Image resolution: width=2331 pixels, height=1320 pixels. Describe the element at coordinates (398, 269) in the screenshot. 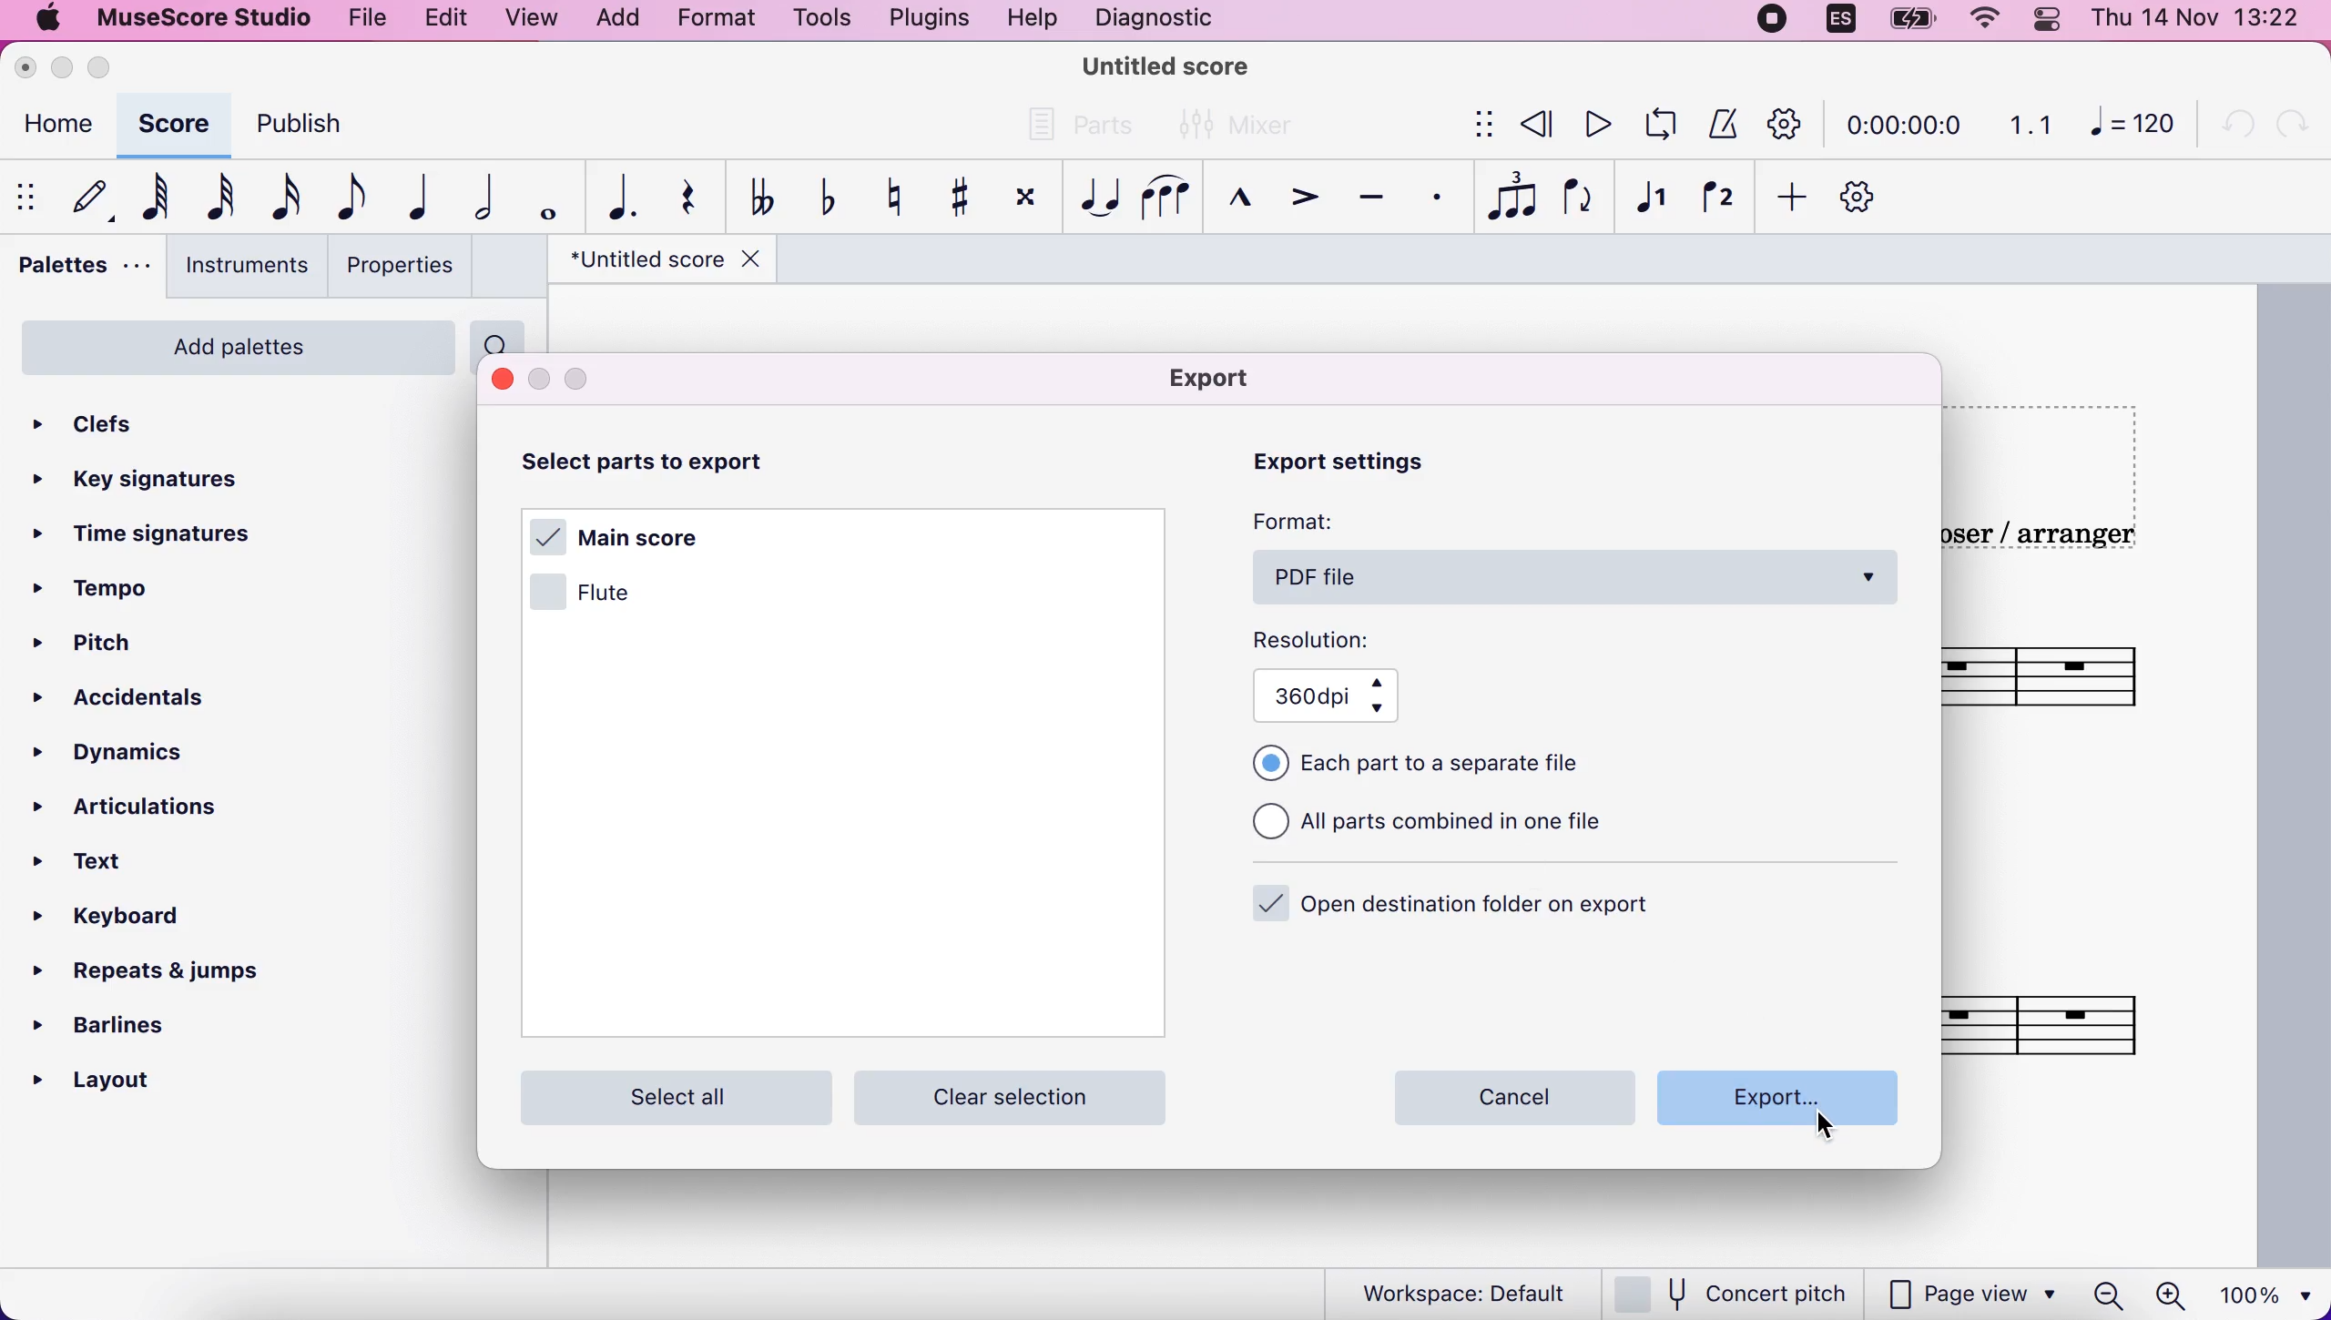

I see `properties` at that location.